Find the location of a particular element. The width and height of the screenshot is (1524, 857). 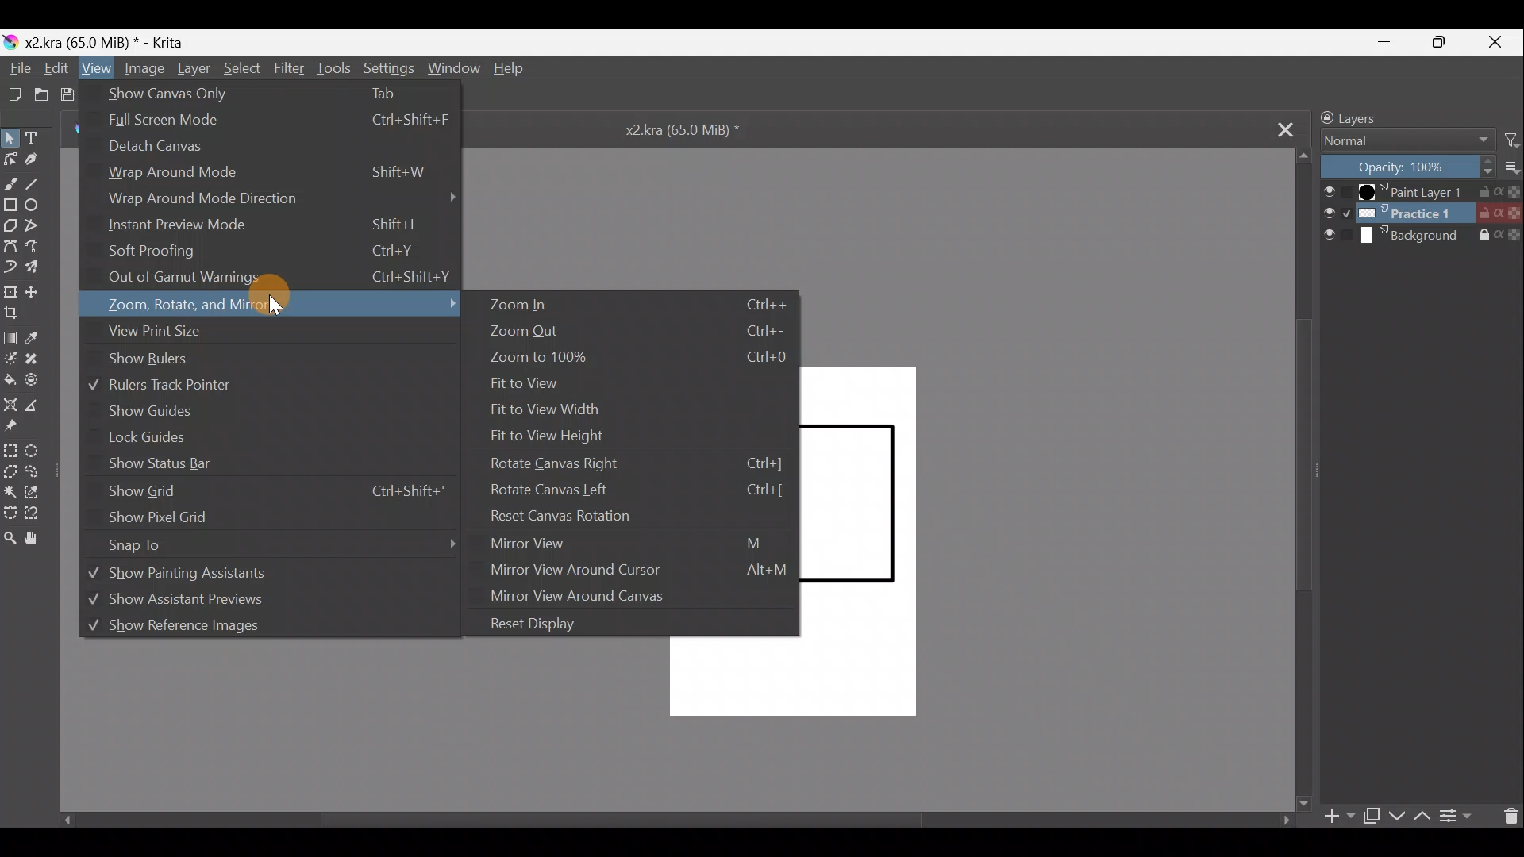

Tools is located at coordinates (333, 68).